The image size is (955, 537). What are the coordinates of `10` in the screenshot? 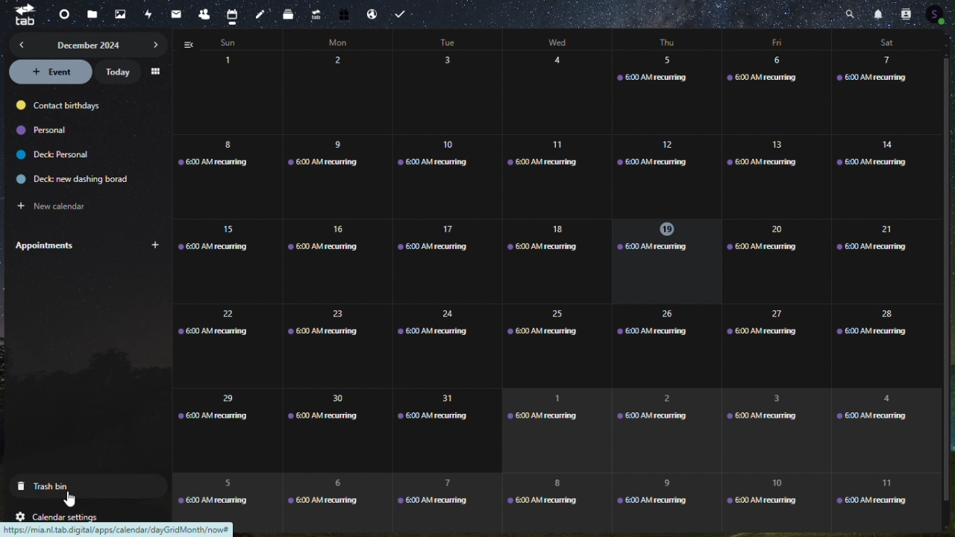 It's located at (771, 502).